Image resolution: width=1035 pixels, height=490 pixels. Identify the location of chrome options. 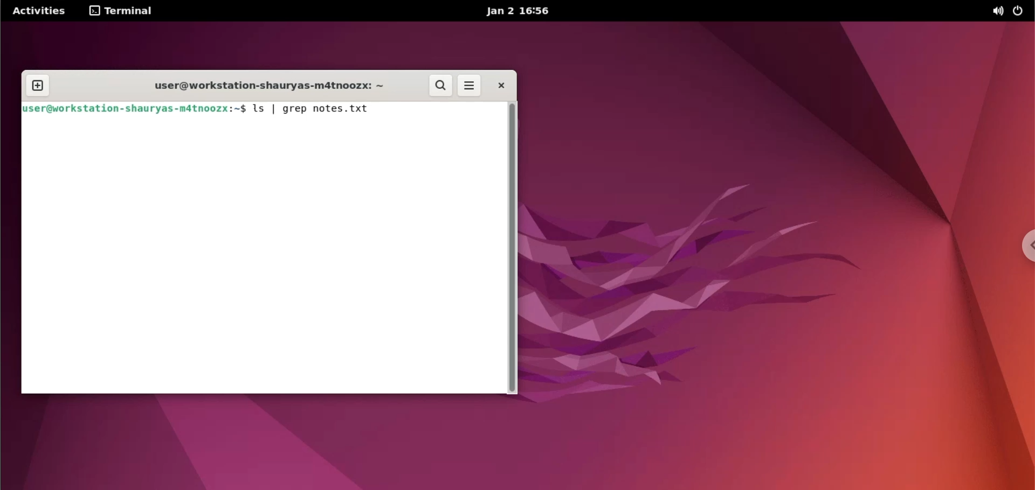
(1023, 250).